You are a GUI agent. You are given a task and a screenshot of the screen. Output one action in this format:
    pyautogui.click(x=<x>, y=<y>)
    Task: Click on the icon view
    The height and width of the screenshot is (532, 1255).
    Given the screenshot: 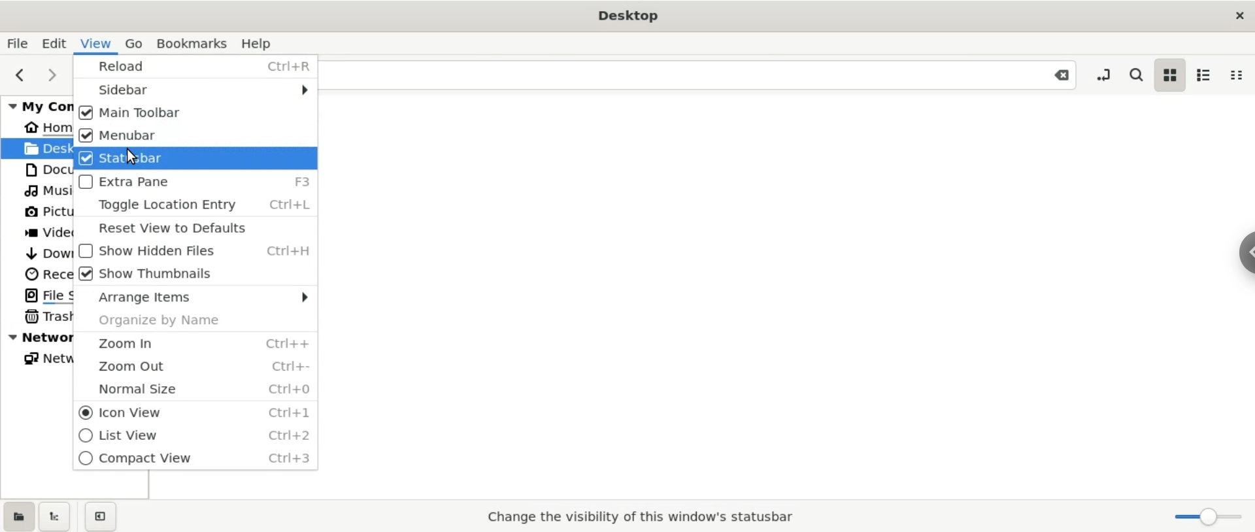 What is the action you would take?
    pyautogui.click(x=1173, y=76)
    